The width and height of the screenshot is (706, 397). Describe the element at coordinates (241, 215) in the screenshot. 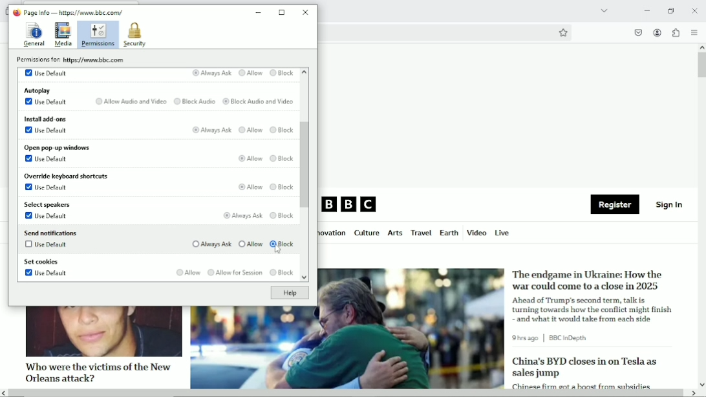

I see `Always ask` at that location.